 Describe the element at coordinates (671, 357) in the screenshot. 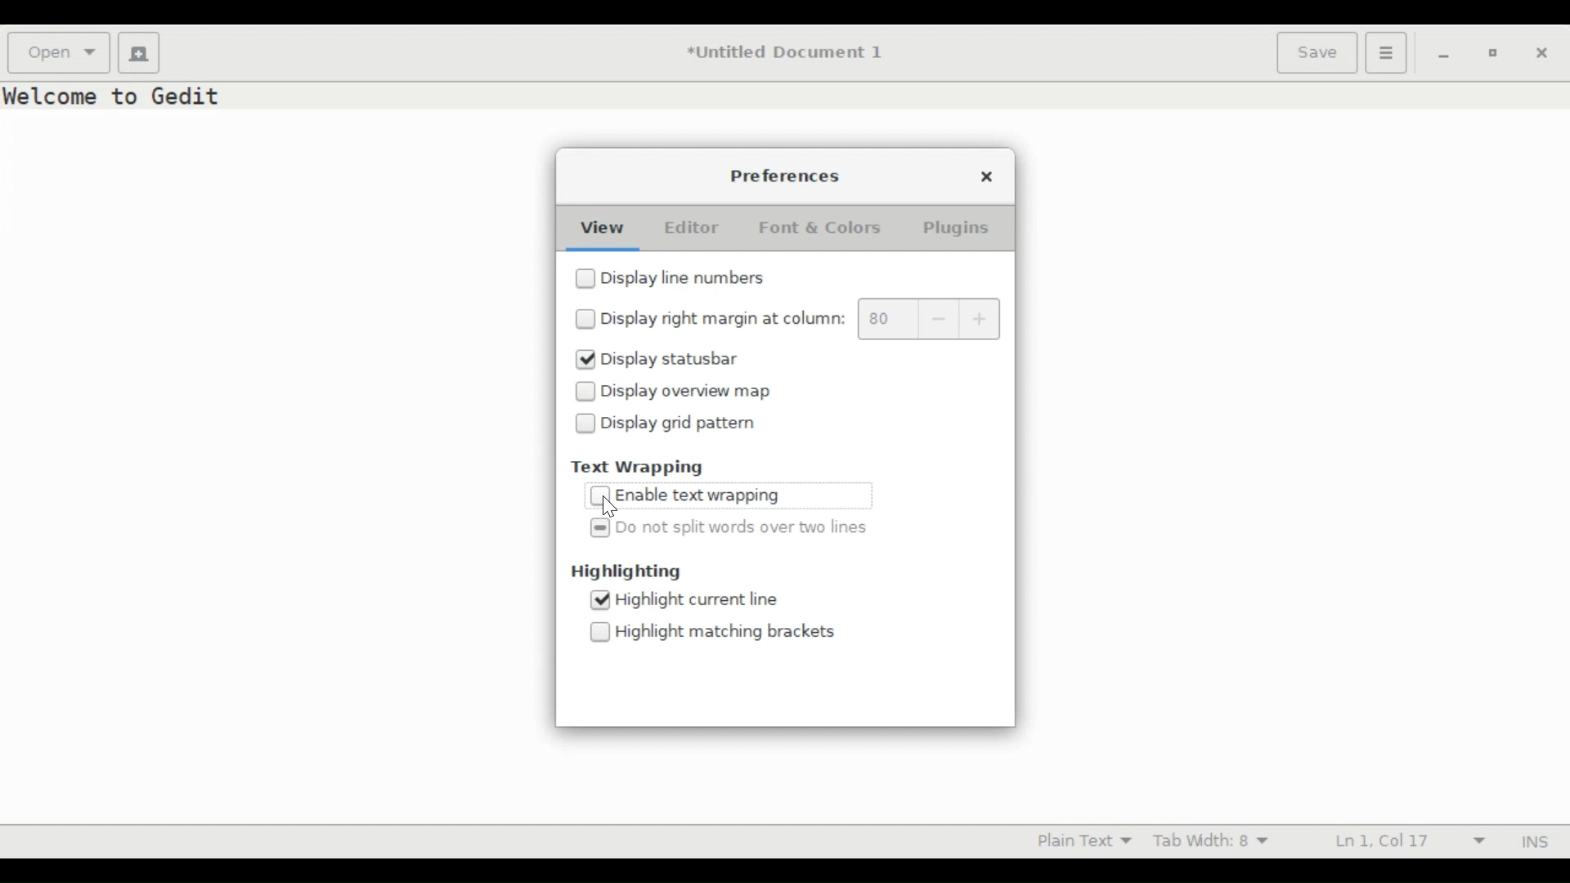

I see `Display statusbar` at that location.